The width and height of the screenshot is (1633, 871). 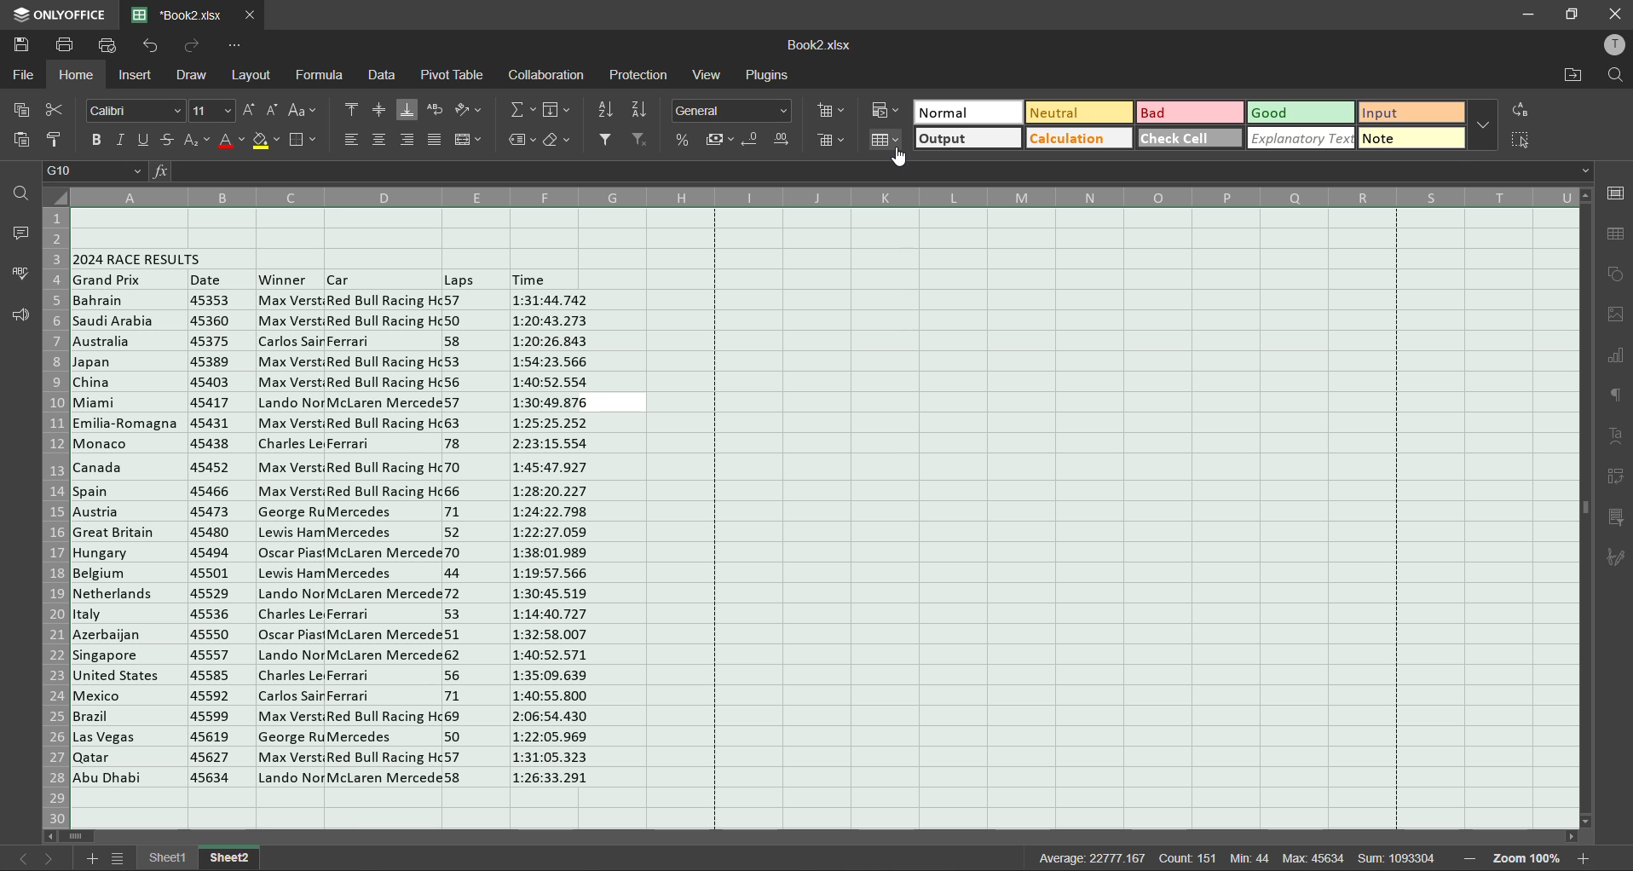 What do you see at coordinates (968, 139) in the screenshot?
I see `output` at bounding box center [968, 139].